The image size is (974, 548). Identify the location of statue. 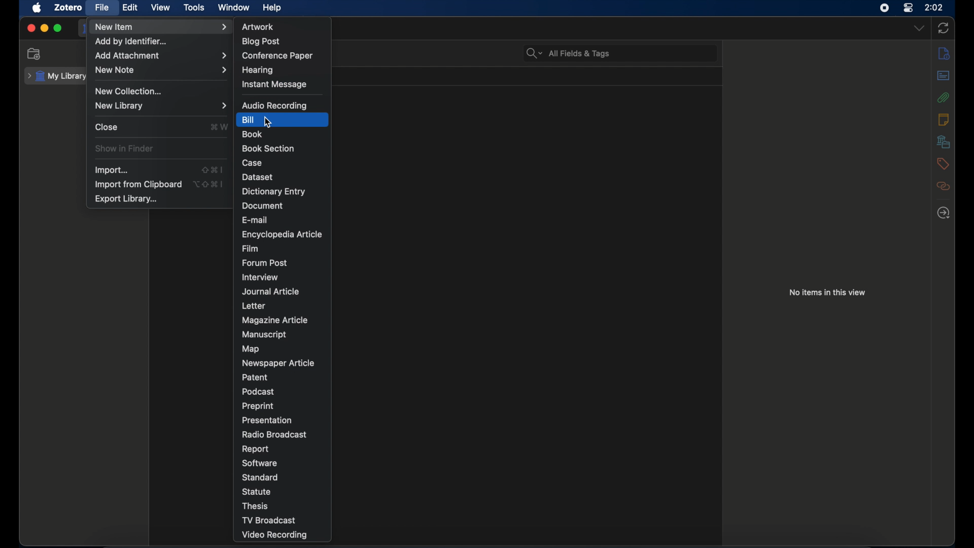
(256, 491).